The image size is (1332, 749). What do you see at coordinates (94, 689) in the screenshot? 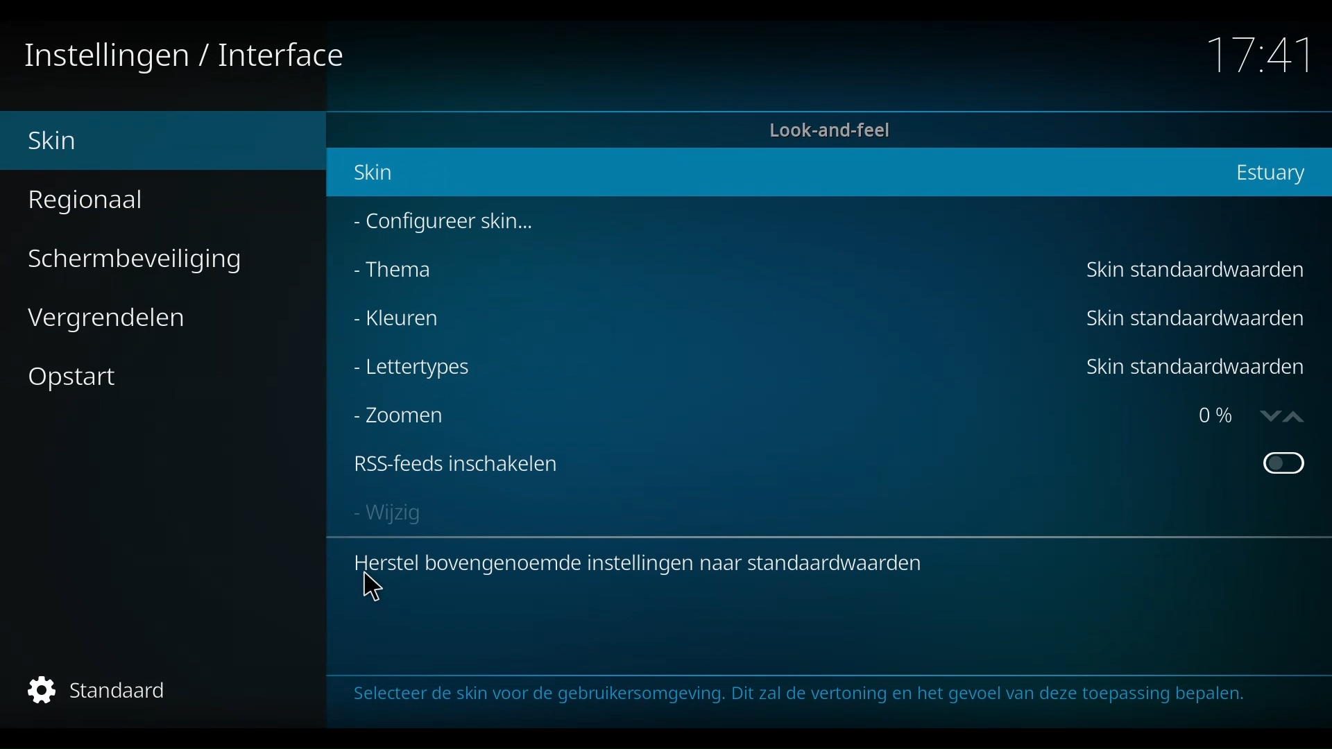
I see `Standaard` at bounding box center [94, 689].